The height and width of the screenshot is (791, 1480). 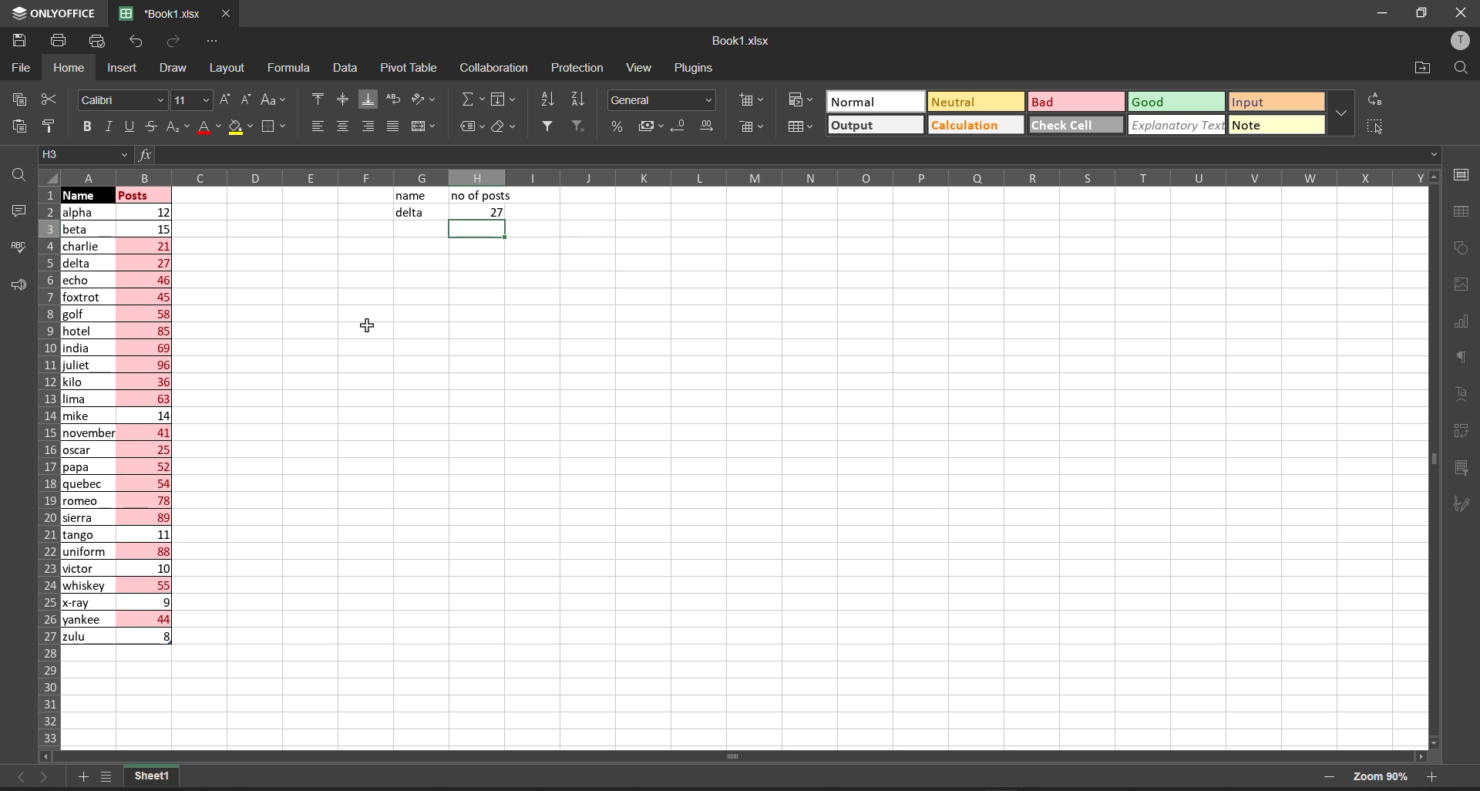 What do you see at coordinates (14, 285) in the screenshot?
I see `feedback and support` at bounding box center [14, 285].